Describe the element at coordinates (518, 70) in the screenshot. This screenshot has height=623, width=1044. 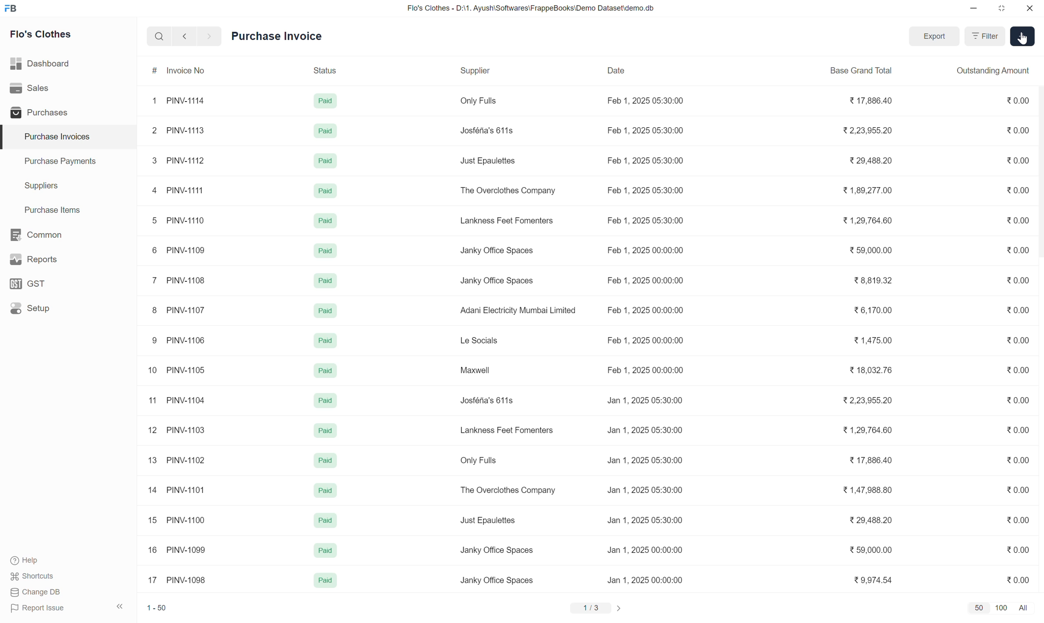
I see `Supplier` at that location.